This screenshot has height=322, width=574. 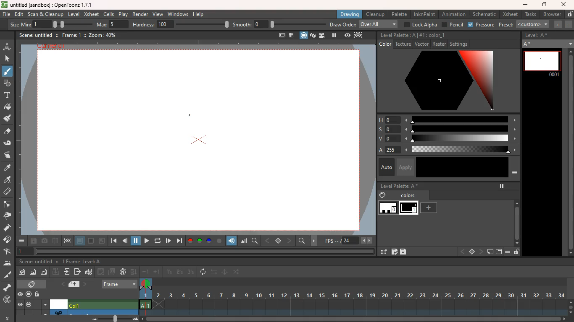 What do you see at coordinates (385, 167) in the screenshot?
I see `auto` at bounding box center [385, 167].